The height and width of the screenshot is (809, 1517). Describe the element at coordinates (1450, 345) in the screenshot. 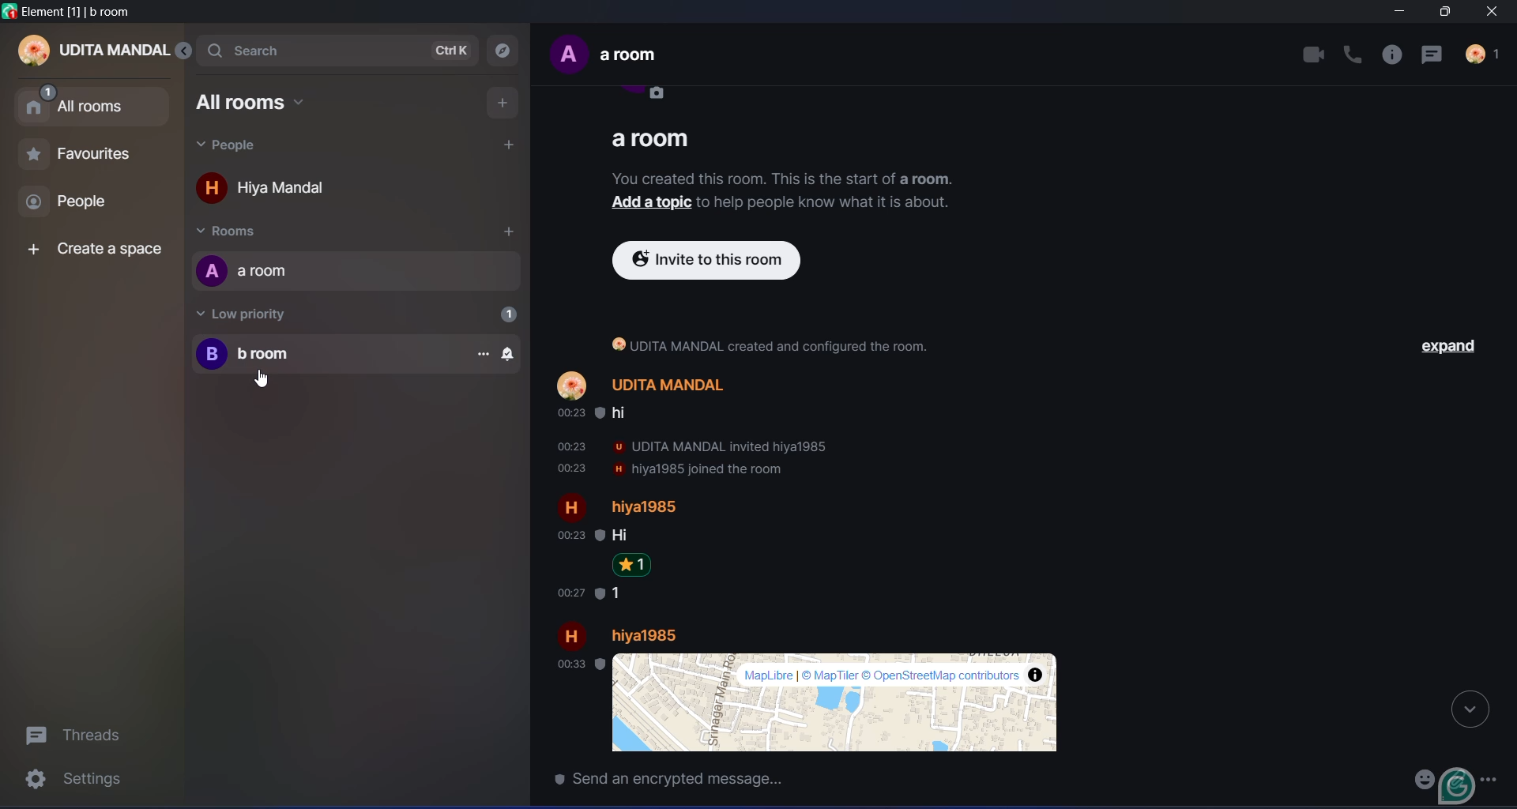

I see `expand` at that location.